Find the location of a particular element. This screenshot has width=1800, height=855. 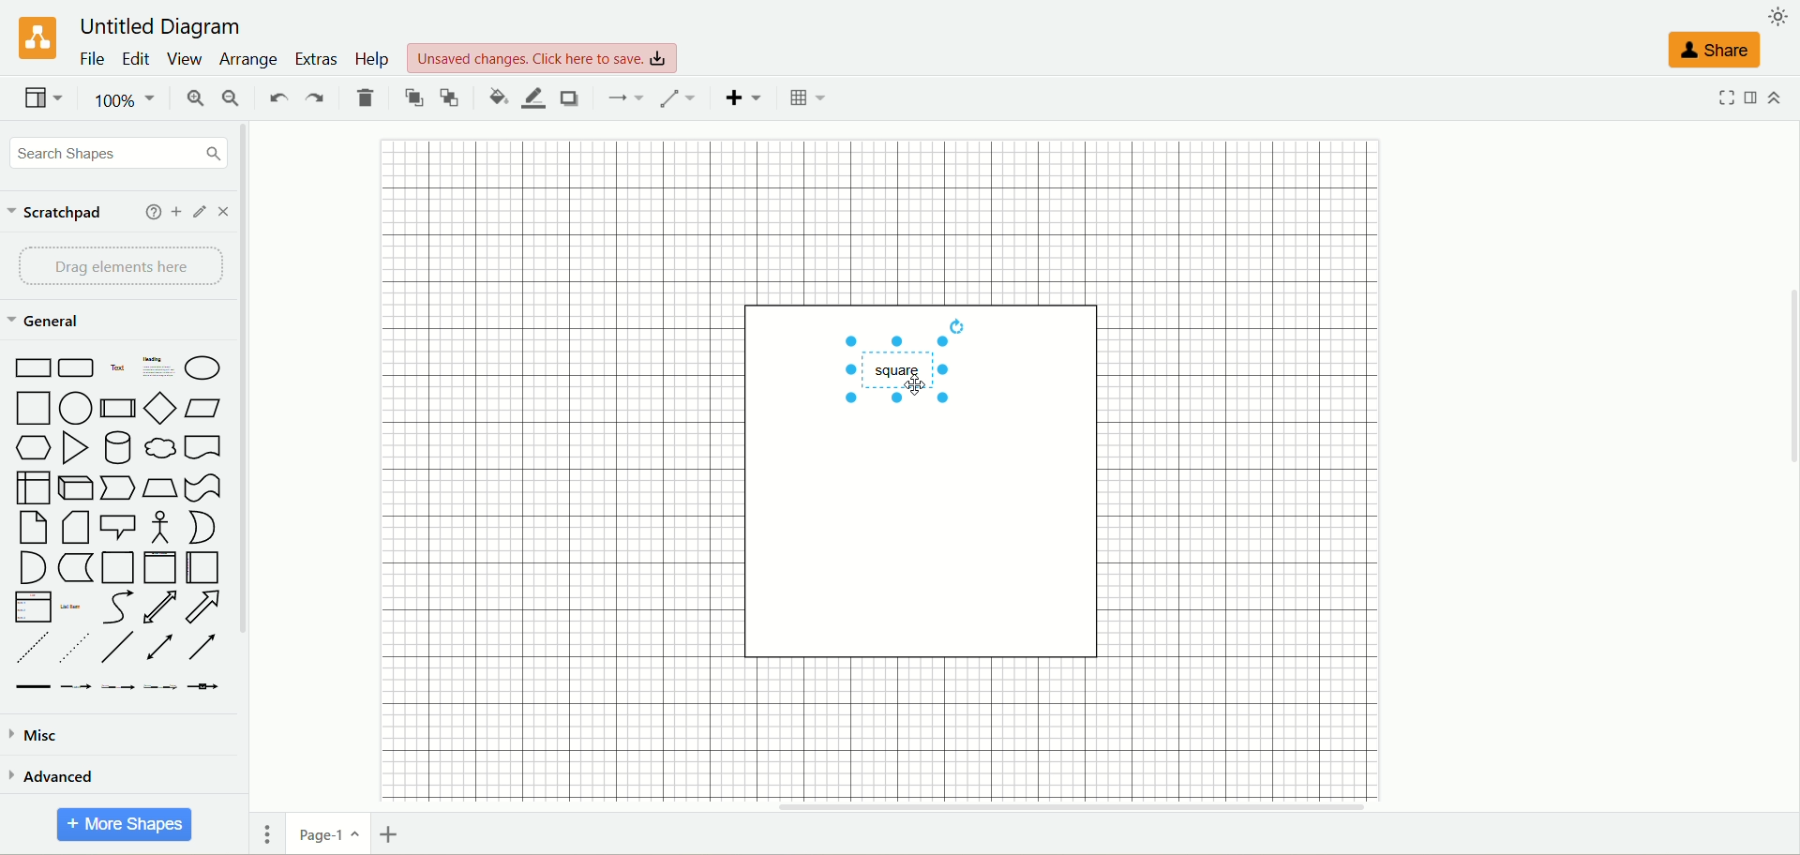

title is located at coordinates (162, 24).